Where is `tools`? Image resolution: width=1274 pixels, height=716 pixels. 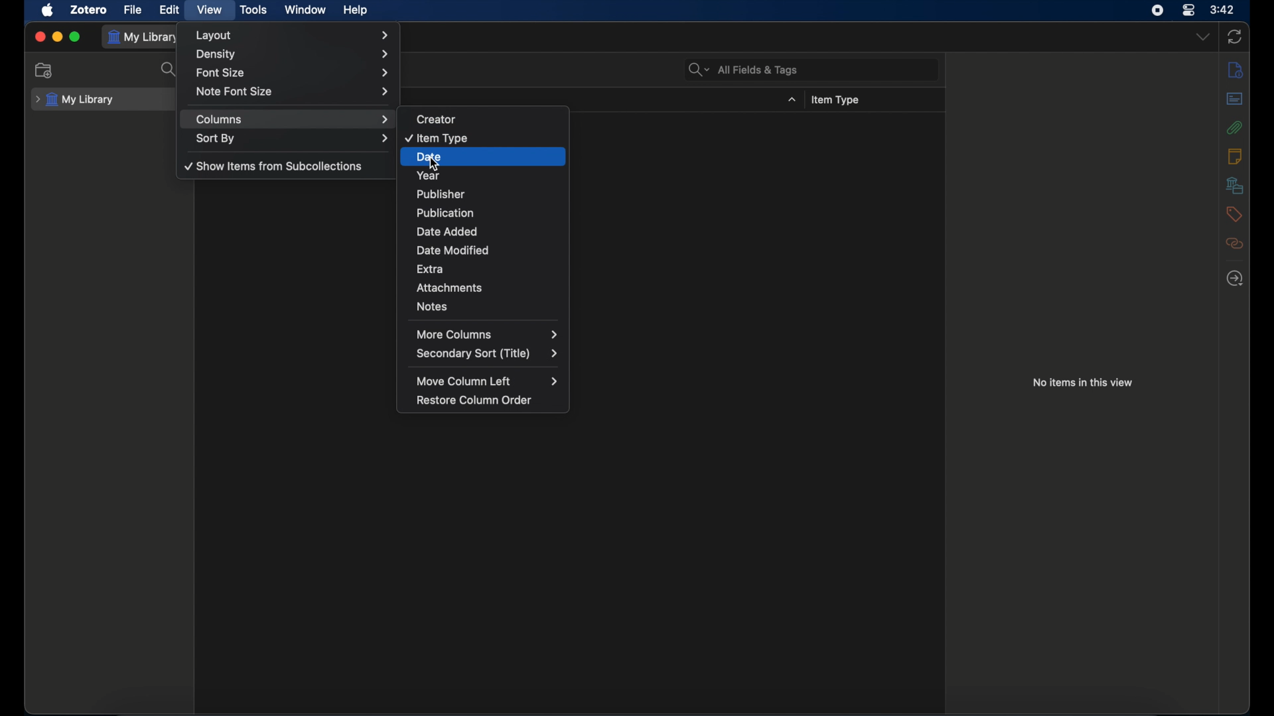
tools is located at coordinates (254, 10).